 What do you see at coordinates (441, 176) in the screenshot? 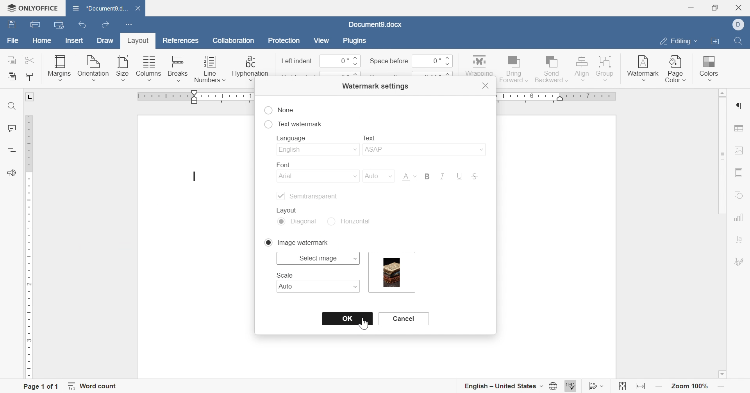
I see `italic` at bounding box center [441, 176].